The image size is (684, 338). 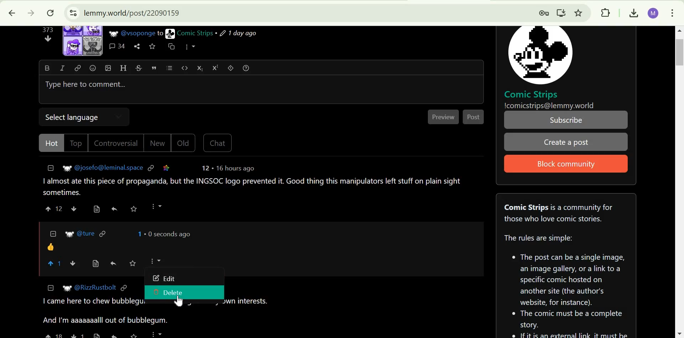 What do you see at coordinates (151, 167) in the screenshot?
I see `link` at bounding box center [151, 167].